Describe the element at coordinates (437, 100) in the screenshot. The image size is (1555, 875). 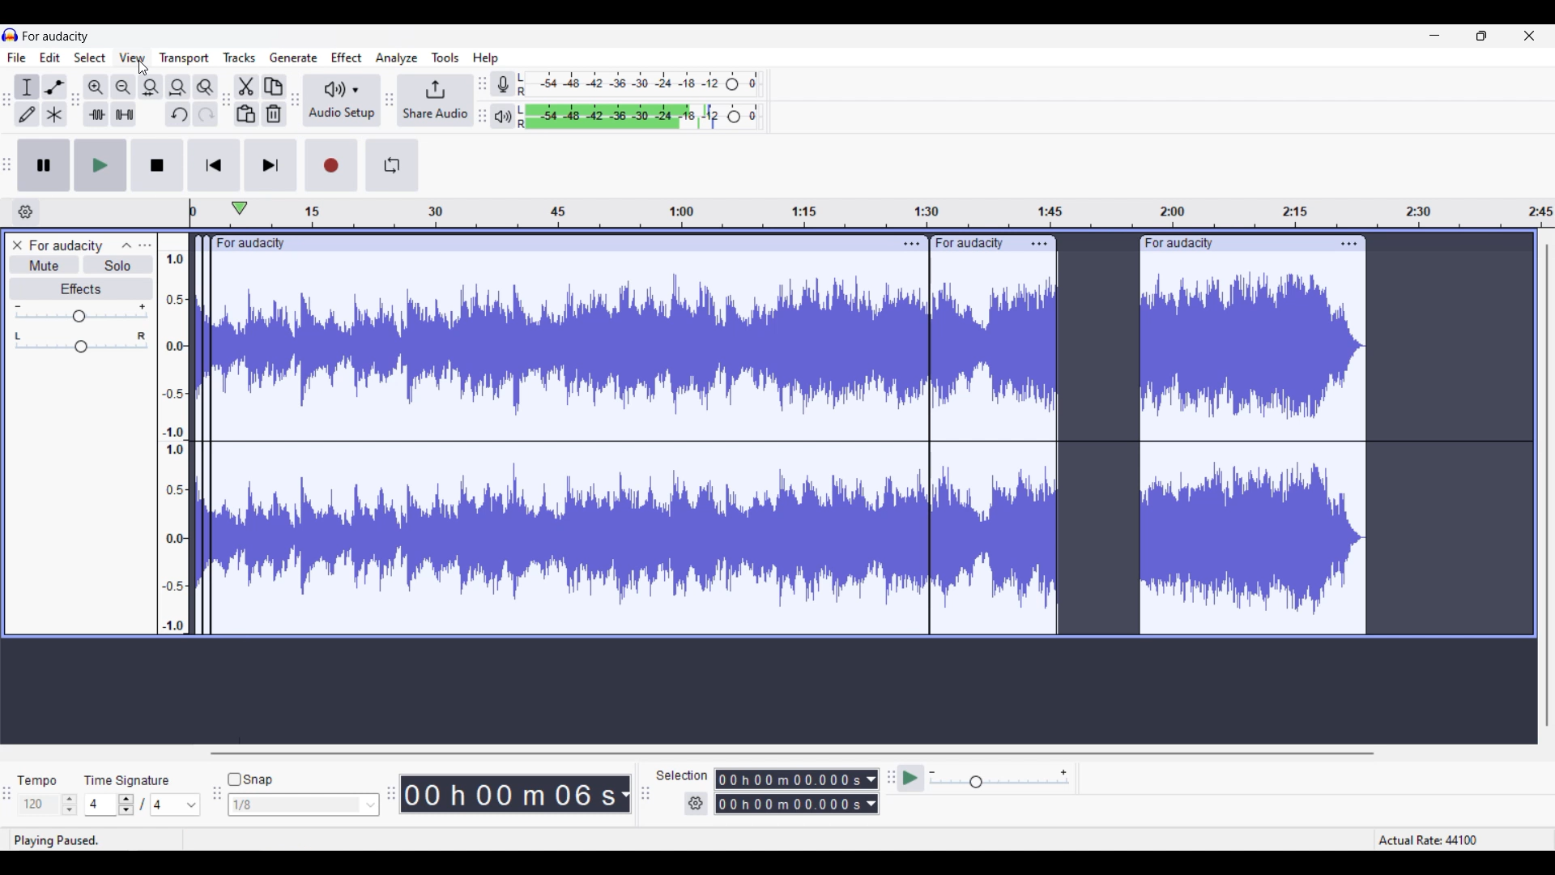
I see `Share audio` at that location.